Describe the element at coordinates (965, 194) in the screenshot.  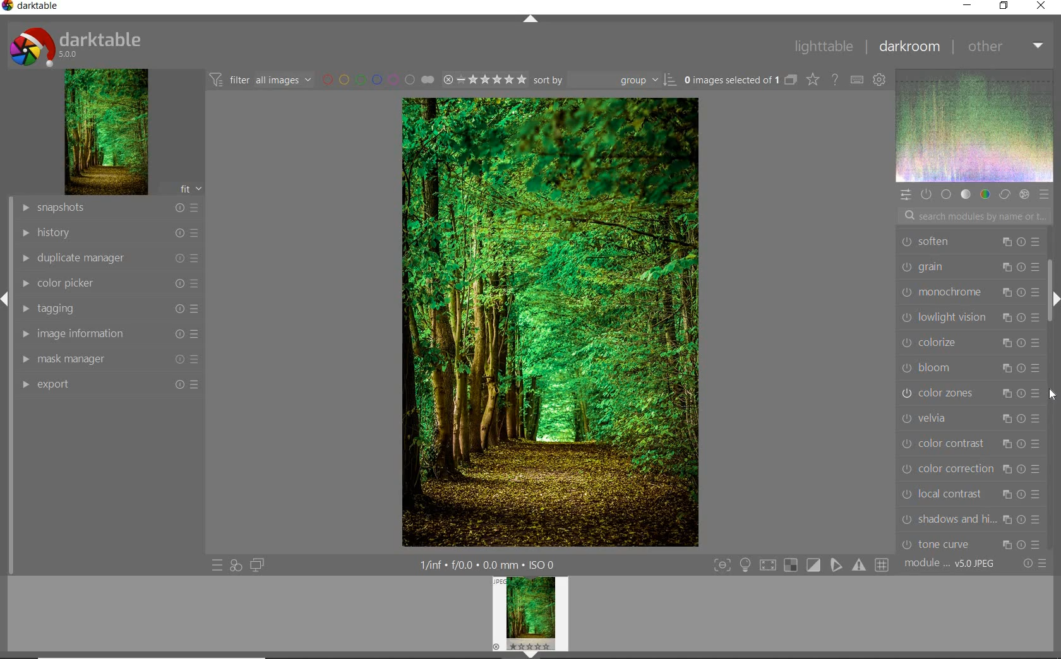
I see `TONE ` at that location.